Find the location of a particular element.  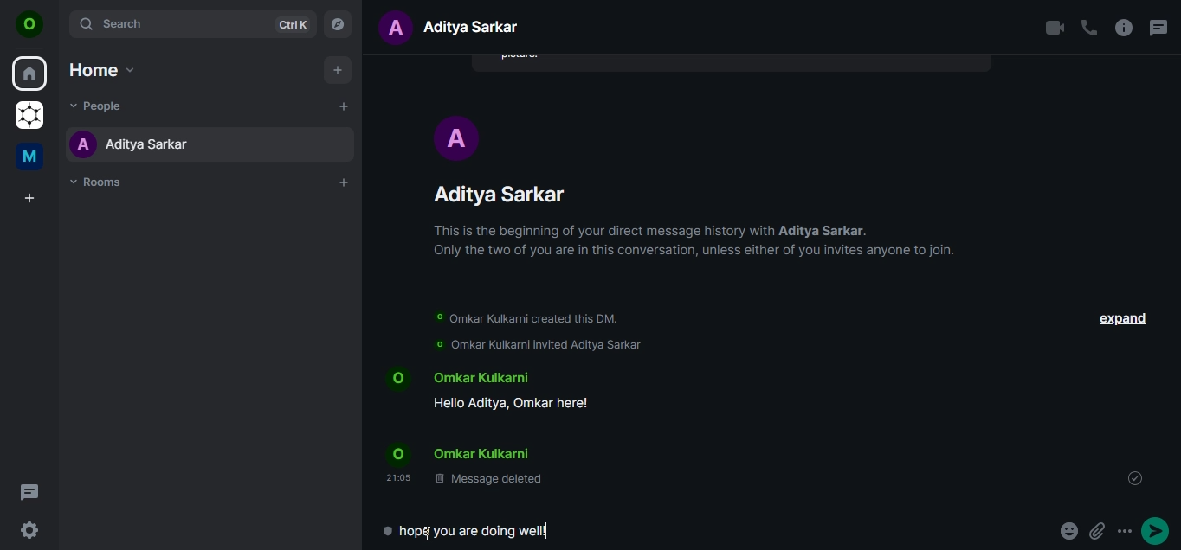

threads is located at coordinates (33, 493).